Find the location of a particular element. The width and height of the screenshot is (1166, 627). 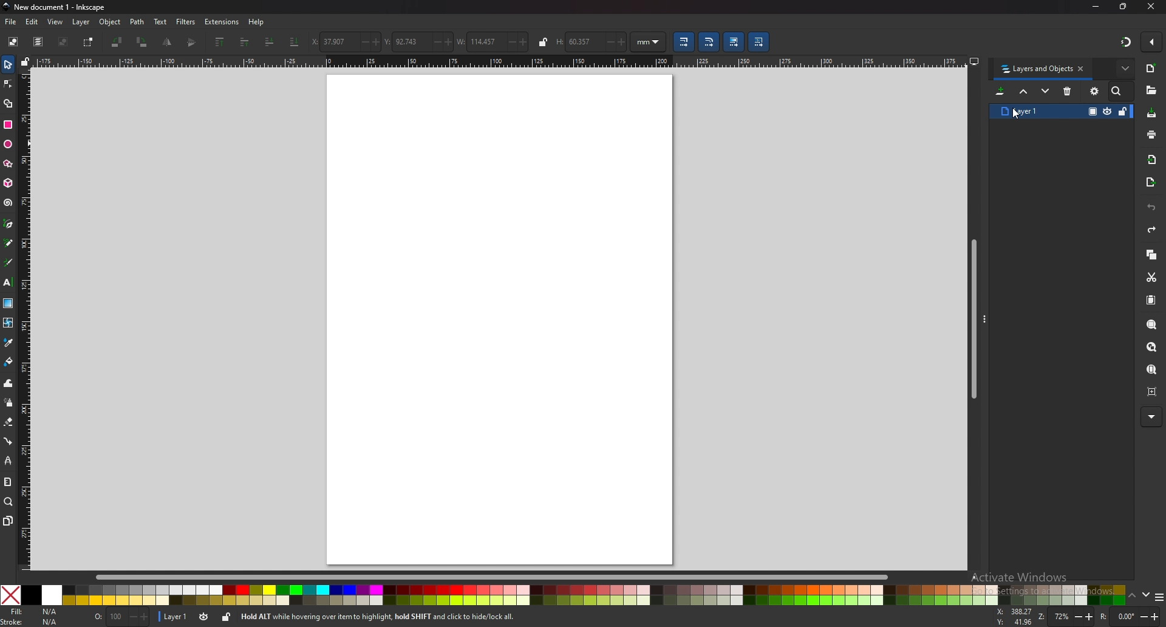

decrease is located at coordinates (435, 42).